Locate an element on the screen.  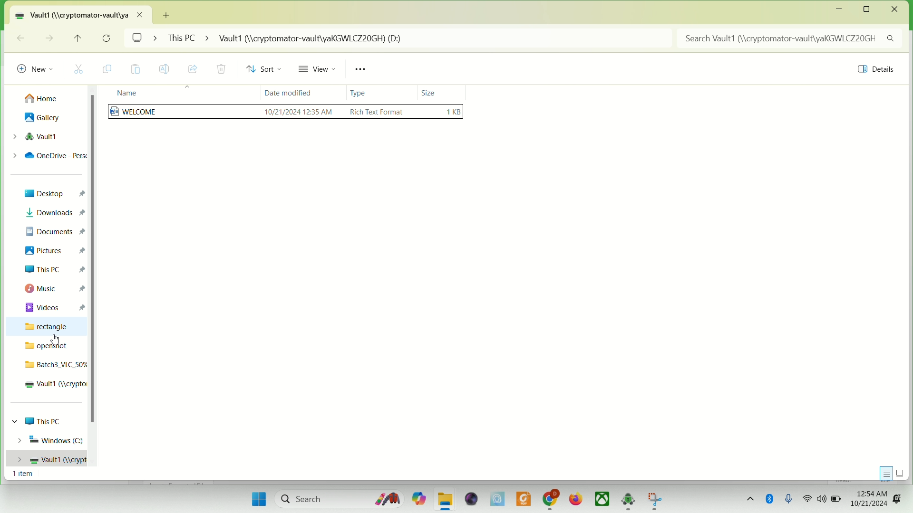
copy is located at coordinates (110, 69).